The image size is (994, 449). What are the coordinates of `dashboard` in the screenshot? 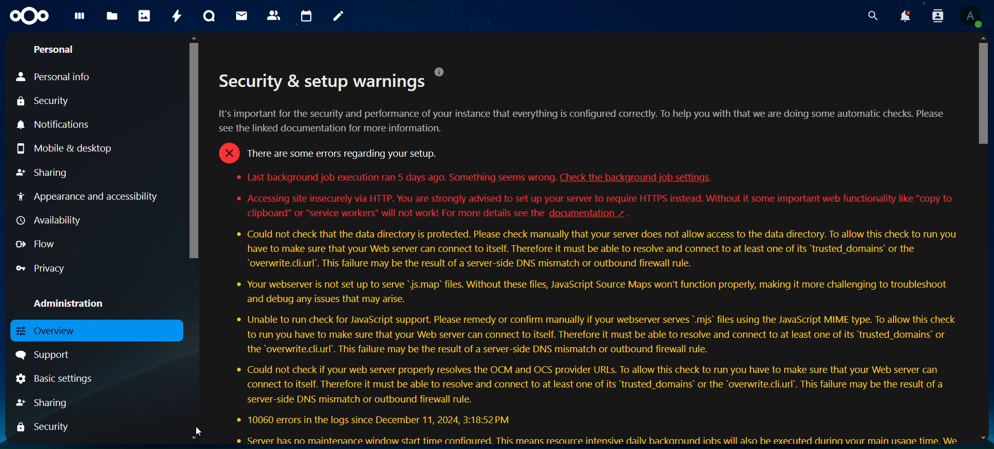 It's located at (80, 19).